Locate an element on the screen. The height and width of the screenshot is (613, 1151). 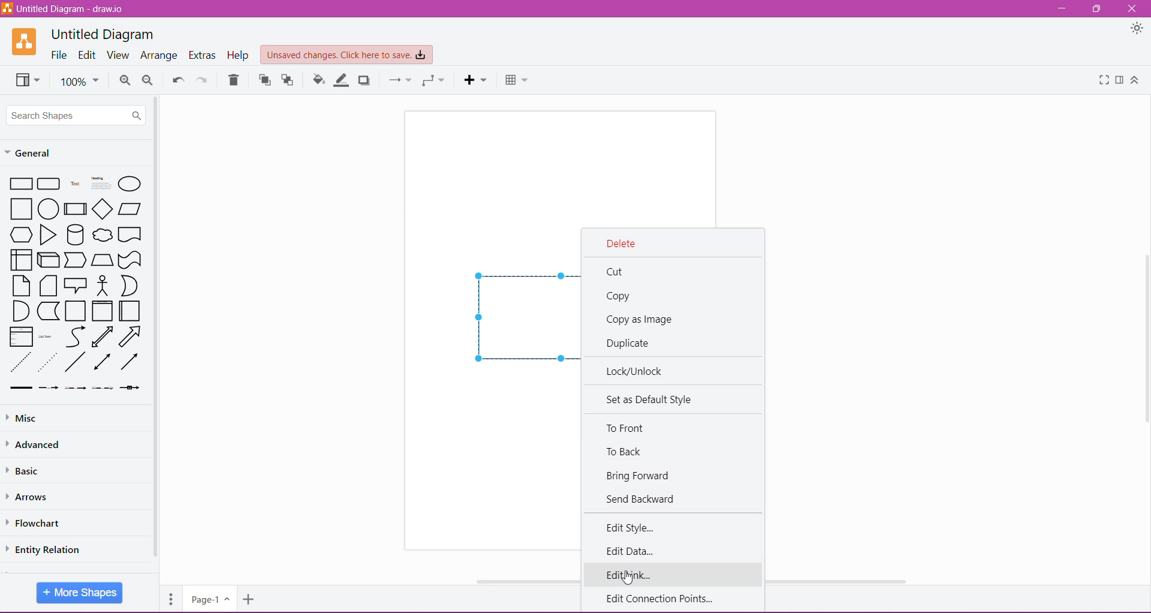
Connection is located at coordinates (400, 80).